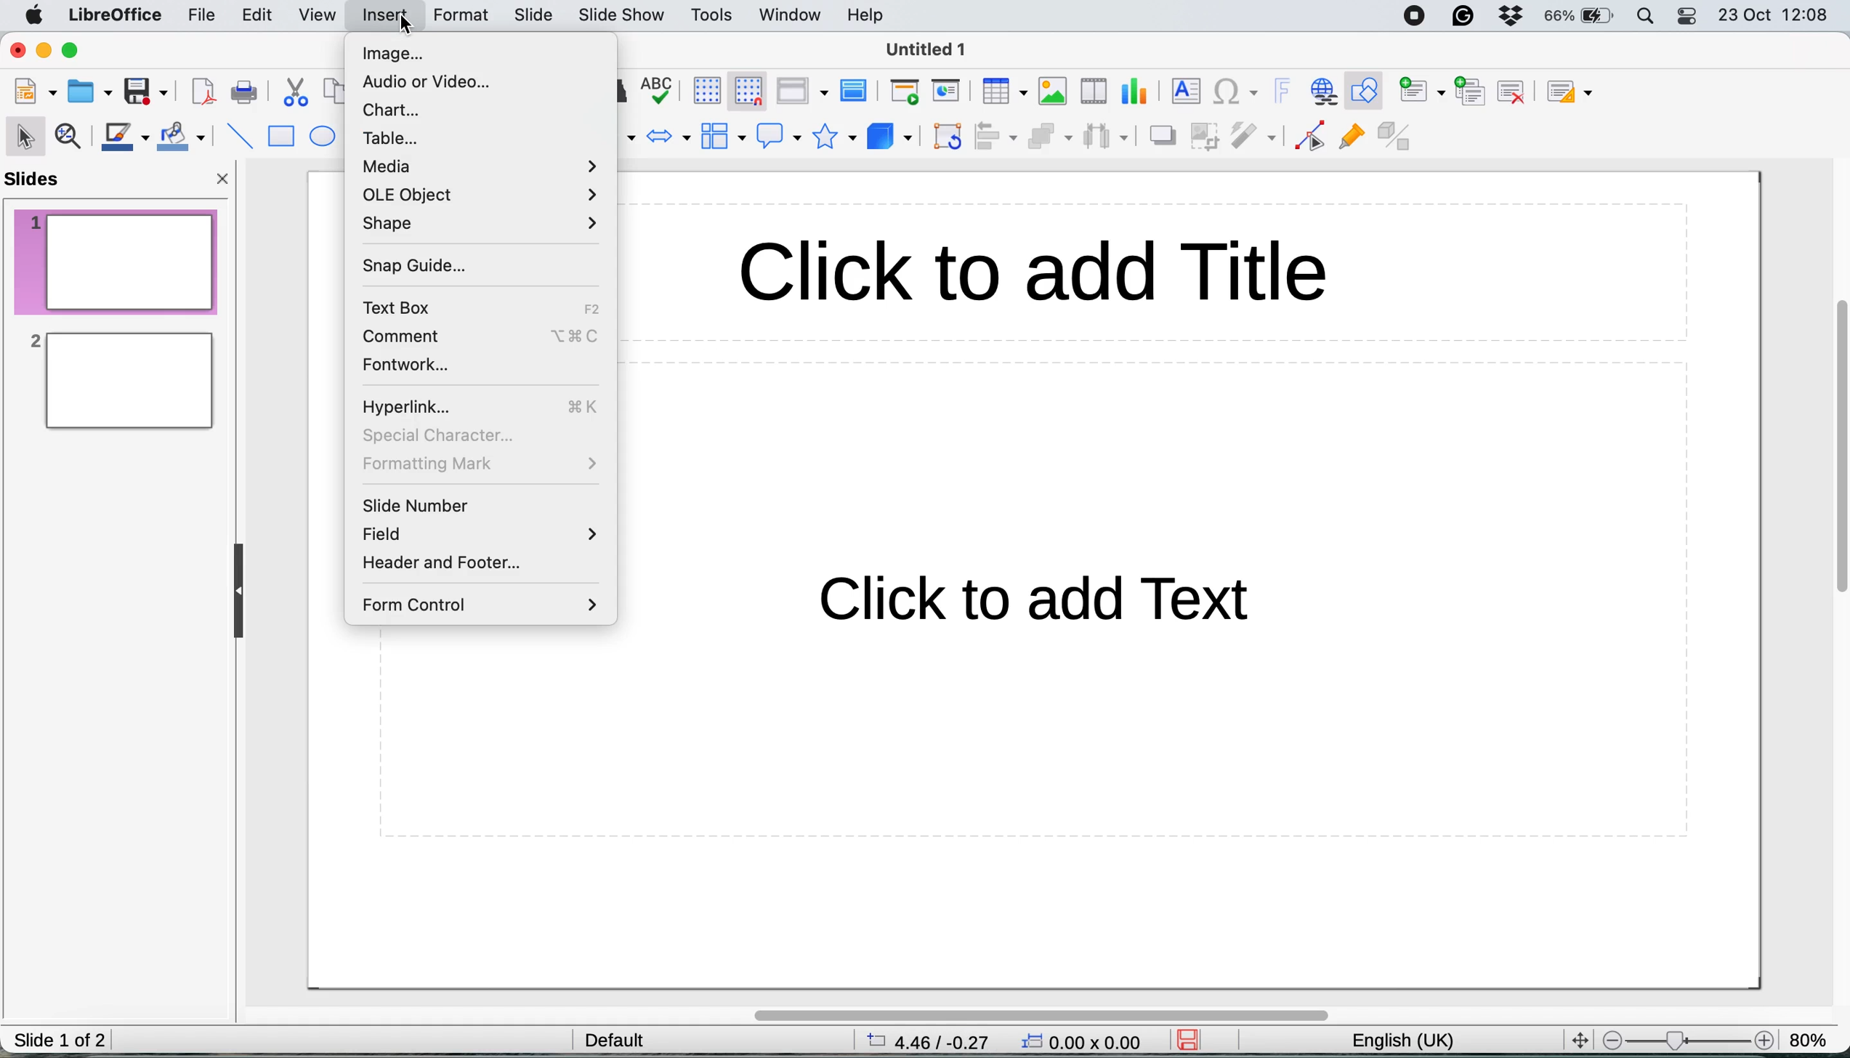 The height and width of the screenshot is (1058, 1850). I want to click on block arrows, so click(668, 139).